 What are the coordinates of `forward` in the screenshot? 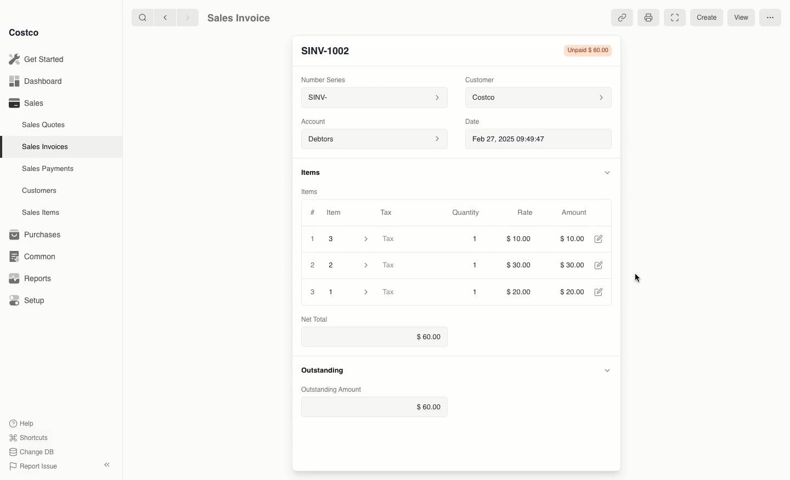 It's located at (186, 17).